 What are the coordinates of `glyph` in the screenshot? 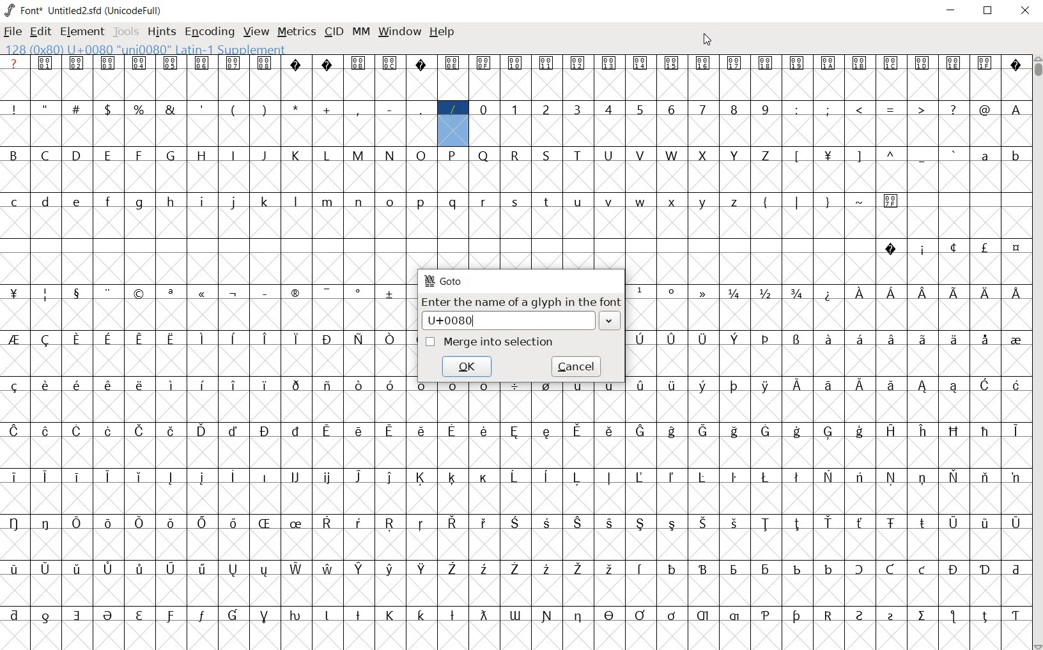 It's located at (922, 616).